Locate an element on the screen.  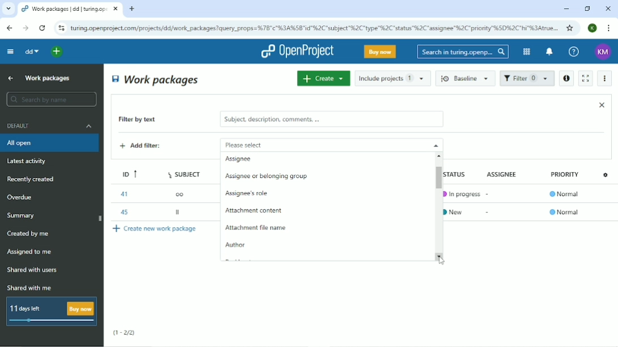
Assignee is located at coordinates (239, 159).